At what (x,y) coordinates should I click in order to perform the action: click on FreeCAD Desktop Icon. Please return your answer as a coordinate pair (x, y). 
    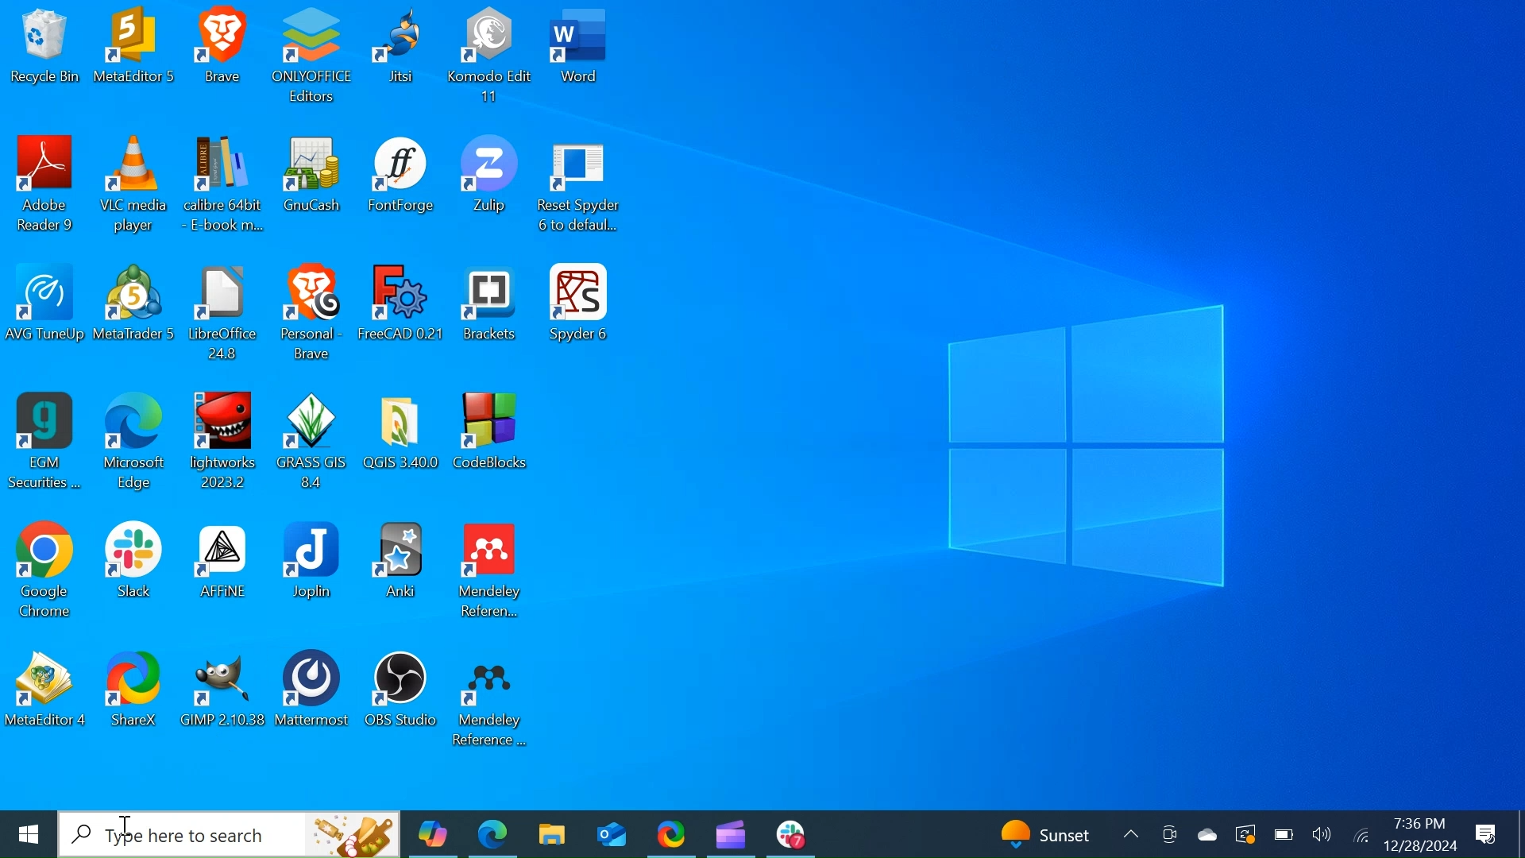
    Looking at the image, I should click on (399, 313).